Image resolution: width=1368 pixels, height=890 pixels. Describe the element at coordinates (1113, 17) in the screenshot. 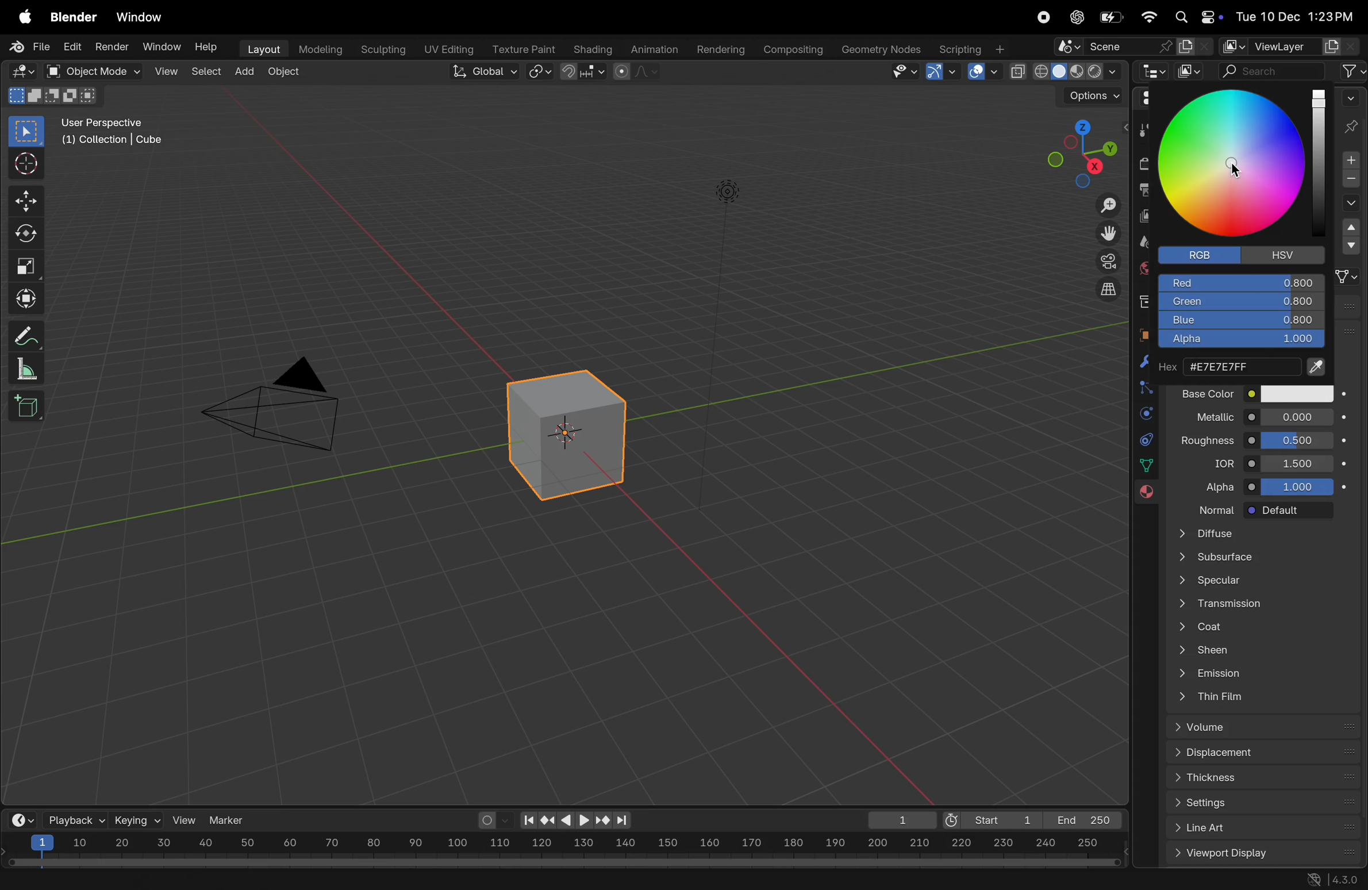

I see `battery` at that location.